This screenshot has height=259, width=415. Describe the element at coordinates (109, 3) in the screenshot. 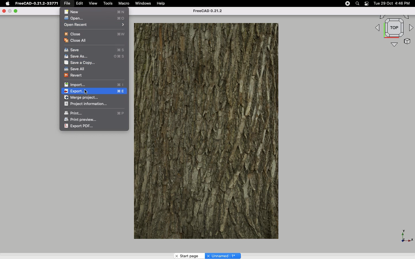

I see `Tools` at that location.